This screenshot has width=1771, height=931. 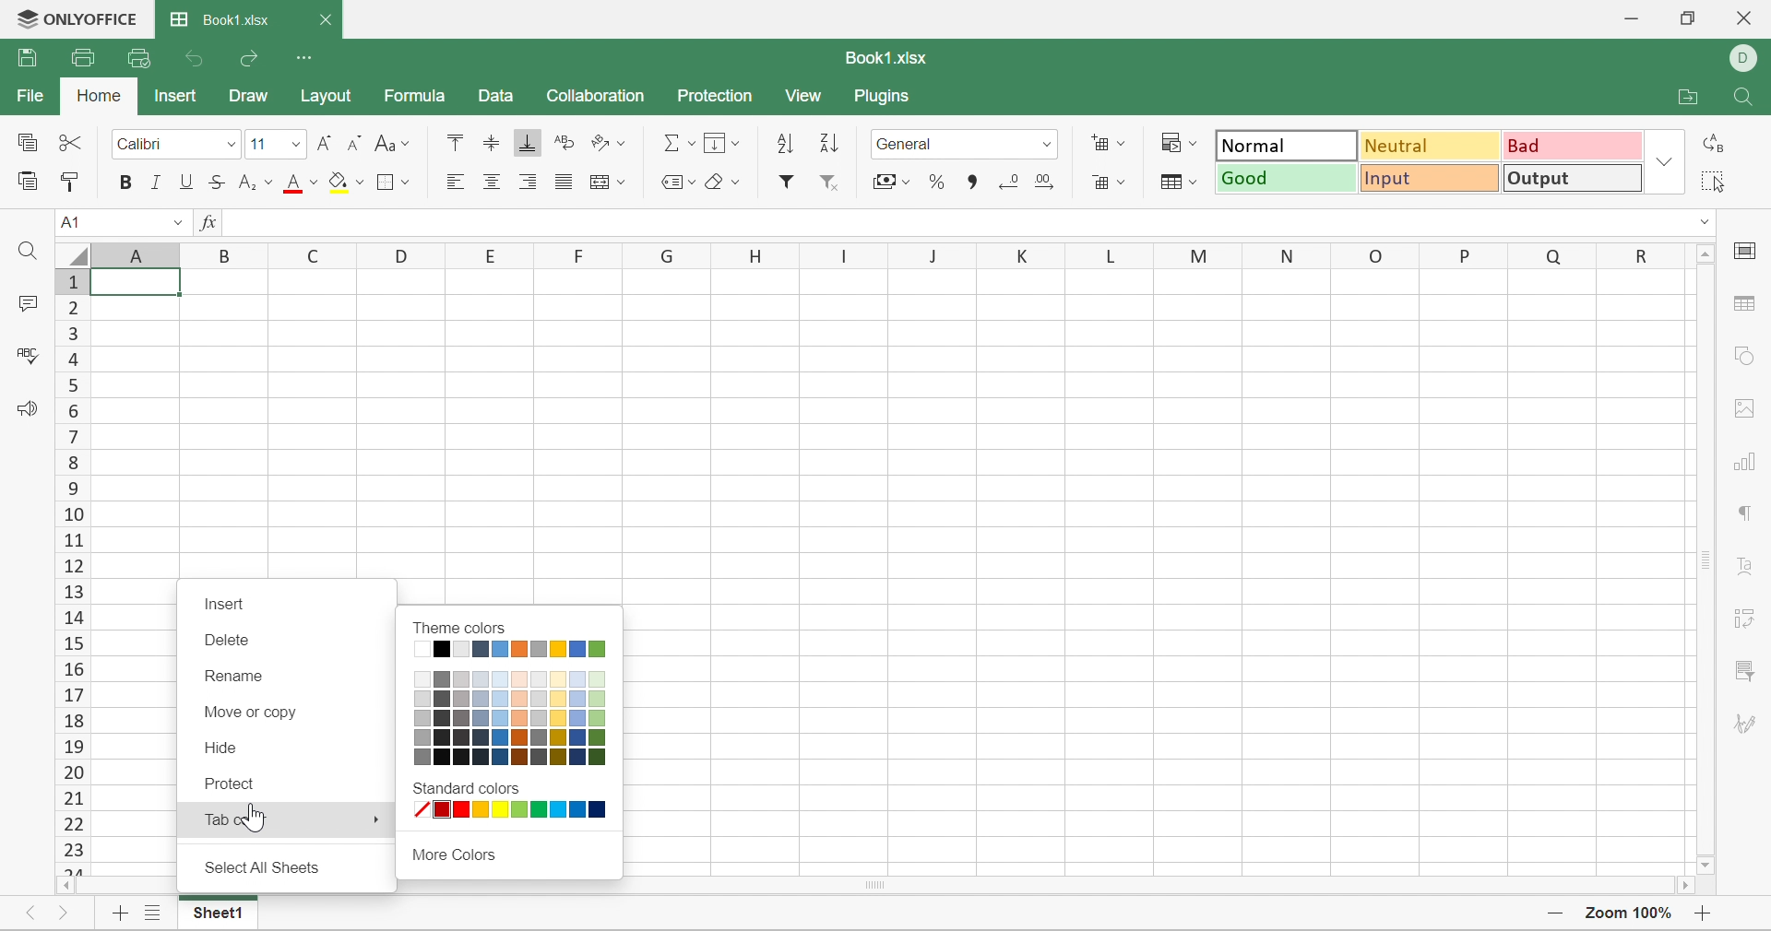 I want to click on Text art settings, so click(x=1746, y=565).